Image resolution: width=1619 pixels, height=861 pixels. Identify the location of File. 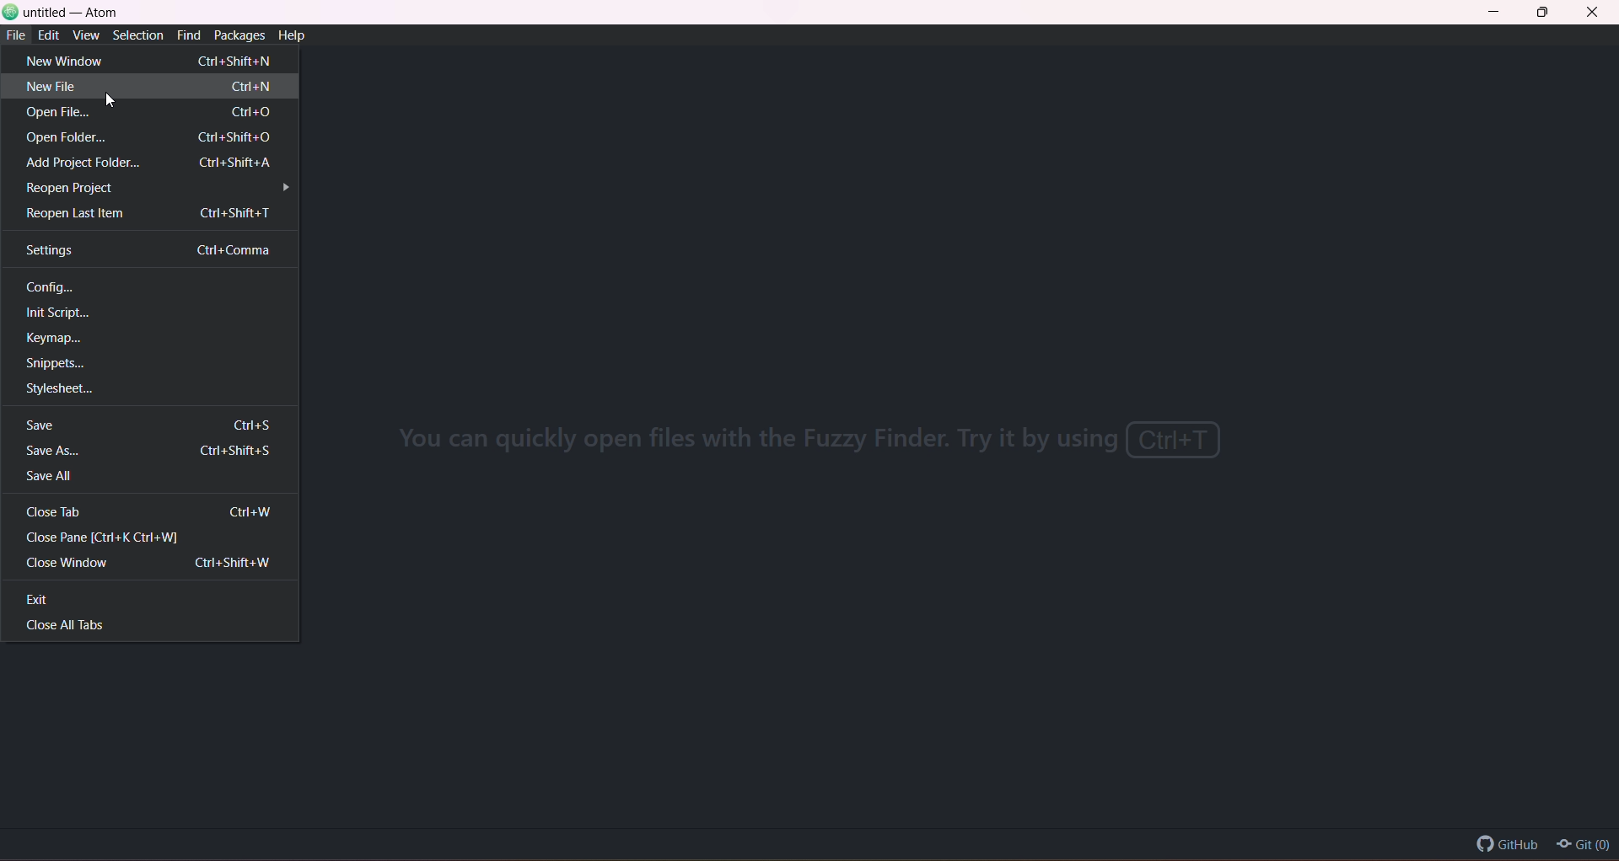
(16, 35).